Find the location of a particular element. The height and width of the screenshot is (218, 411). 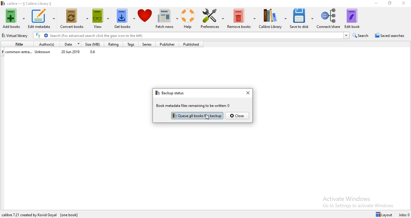

Help is located at coordinates (190, 19).